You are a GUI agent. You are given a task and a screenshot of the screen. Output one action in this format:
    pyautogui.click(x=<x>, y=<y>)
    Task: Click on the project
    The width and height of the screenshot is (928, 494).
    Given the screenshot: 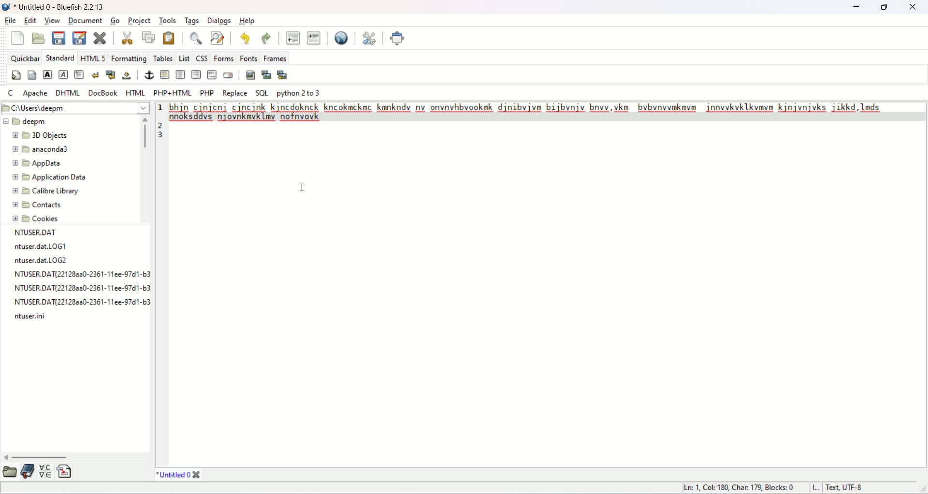 What is the action you would take?
    pyautogui.click(x=141, y=21)
    